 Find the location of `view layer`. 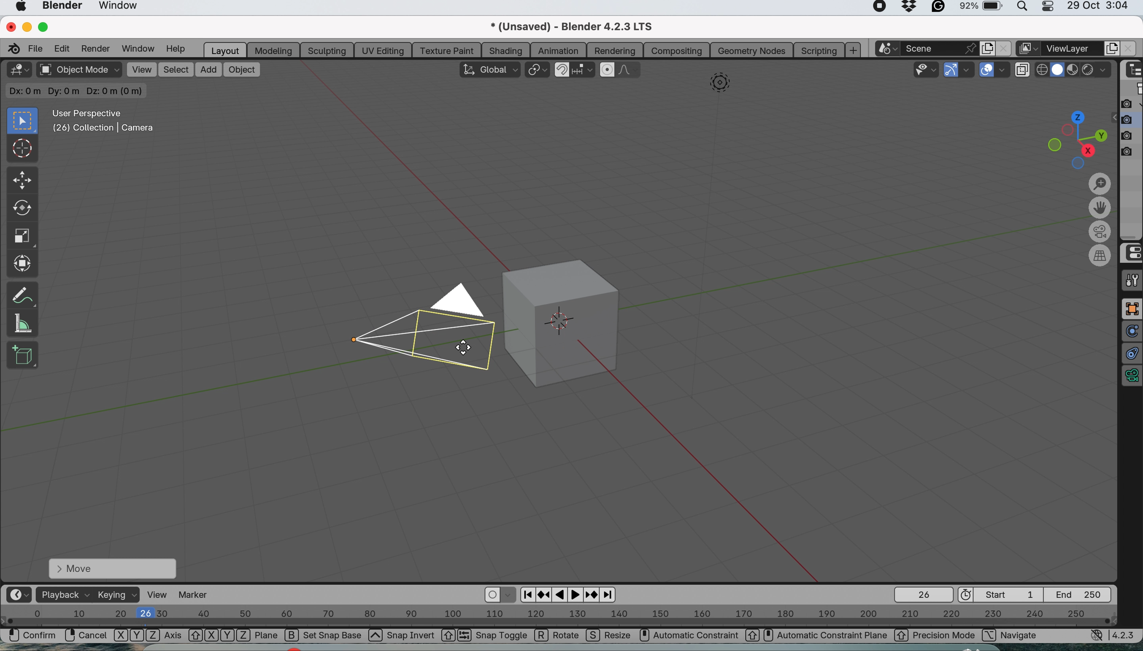

view layer is located at coordinates (1073, 49).